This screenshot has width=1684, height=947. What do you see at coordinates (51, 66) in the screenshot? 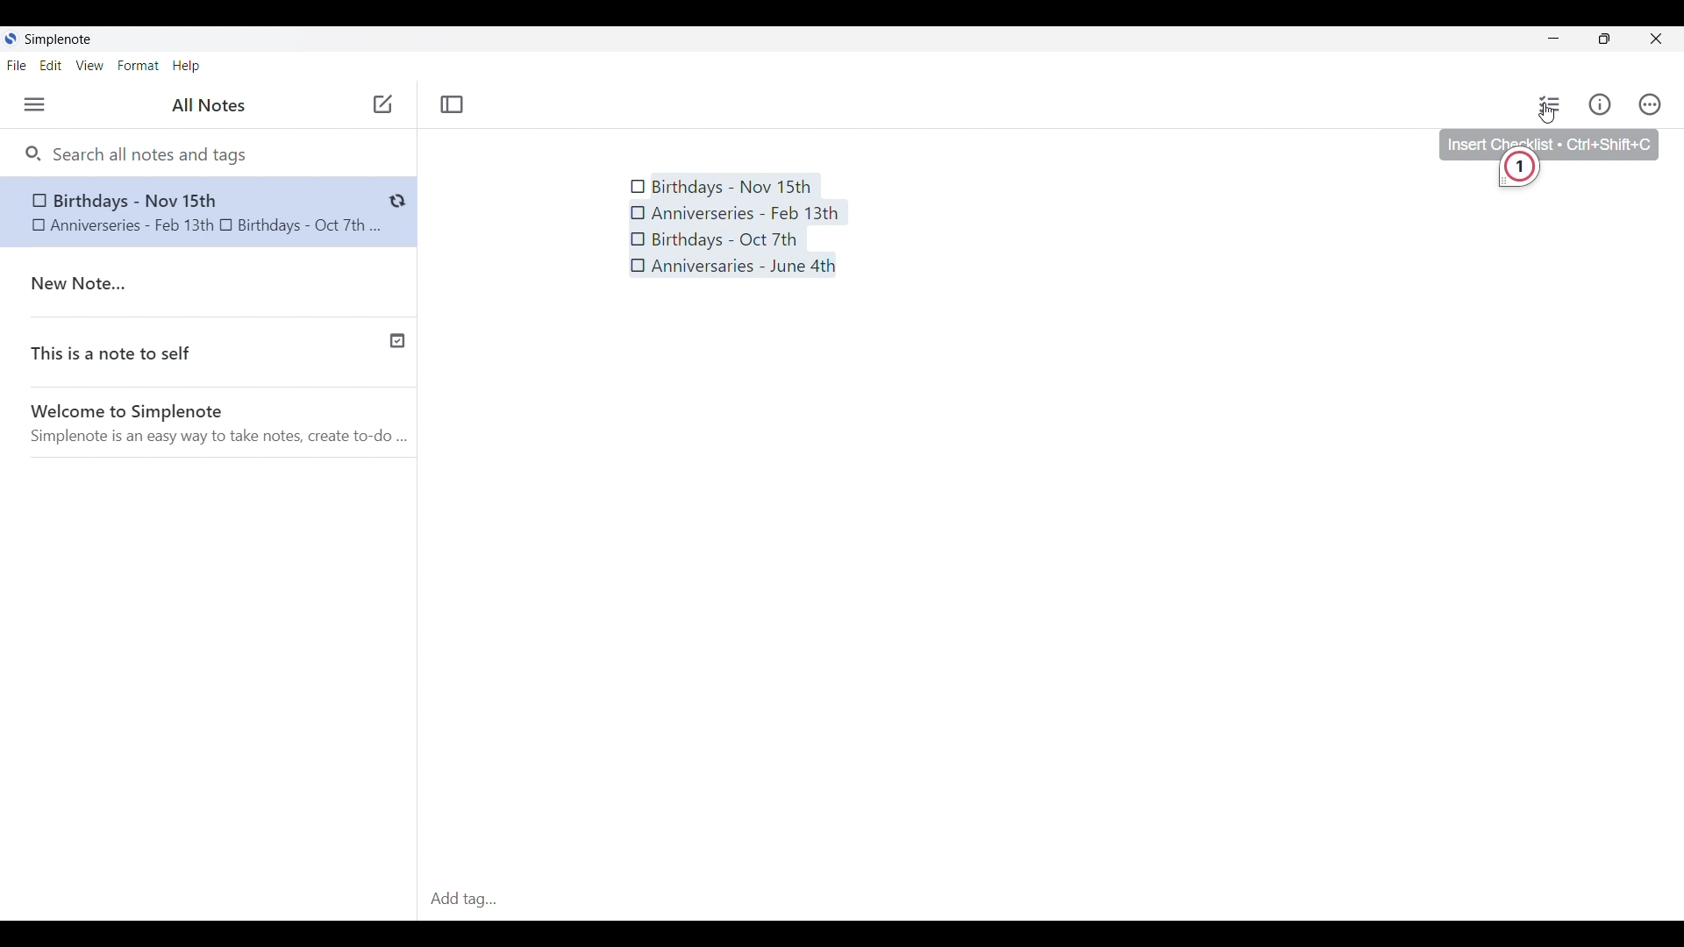
I see `Edit menu` at bounding box center [51, 66].